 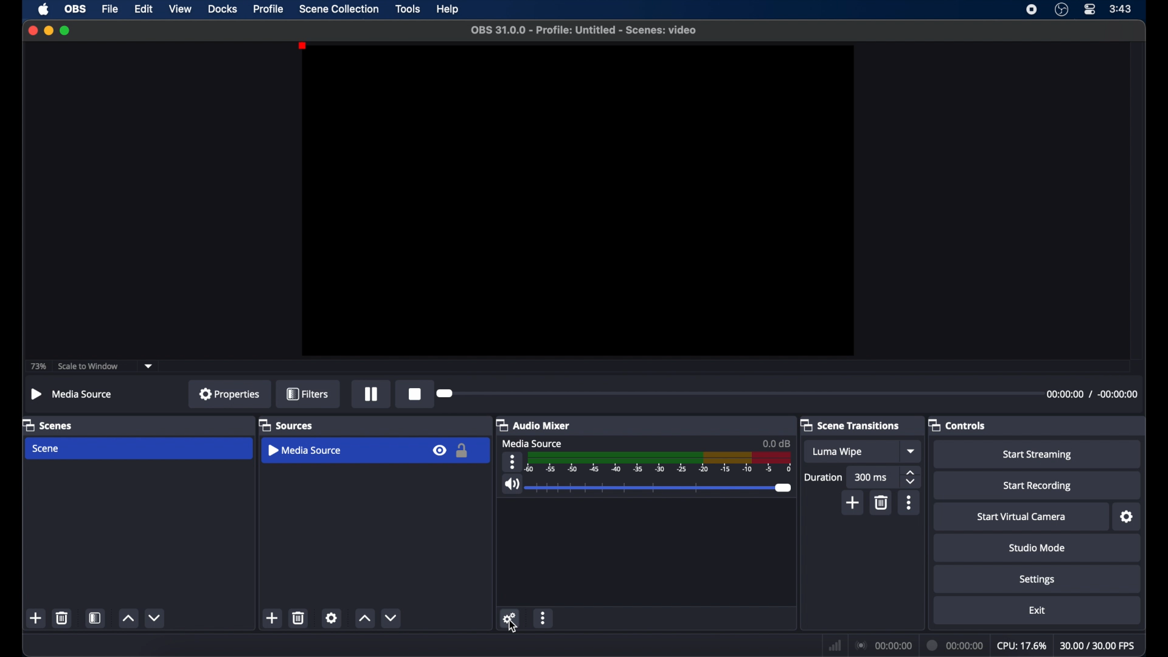 I want to click on 30.00/30.00 fps, so click(x=1098, y=646).